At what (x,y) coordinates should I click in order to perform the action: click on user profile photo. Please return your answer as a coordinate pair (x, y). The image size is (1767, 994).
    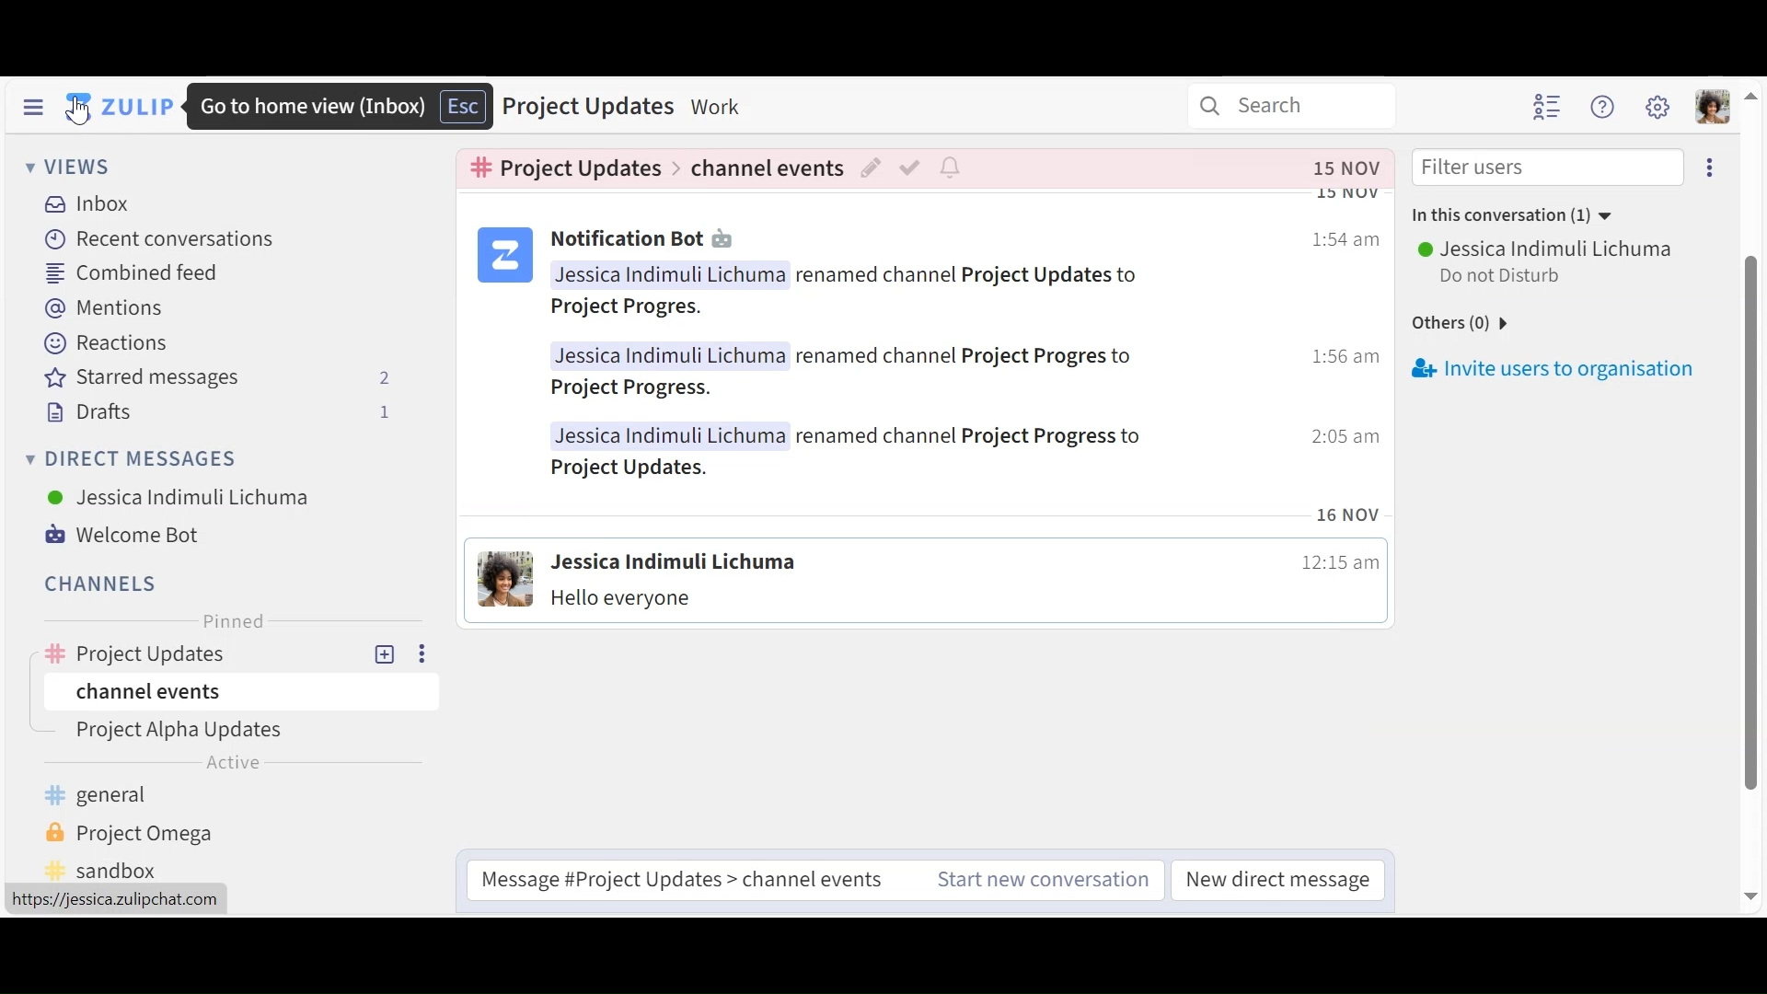
    Looking at the image, I should click on (505, 580).